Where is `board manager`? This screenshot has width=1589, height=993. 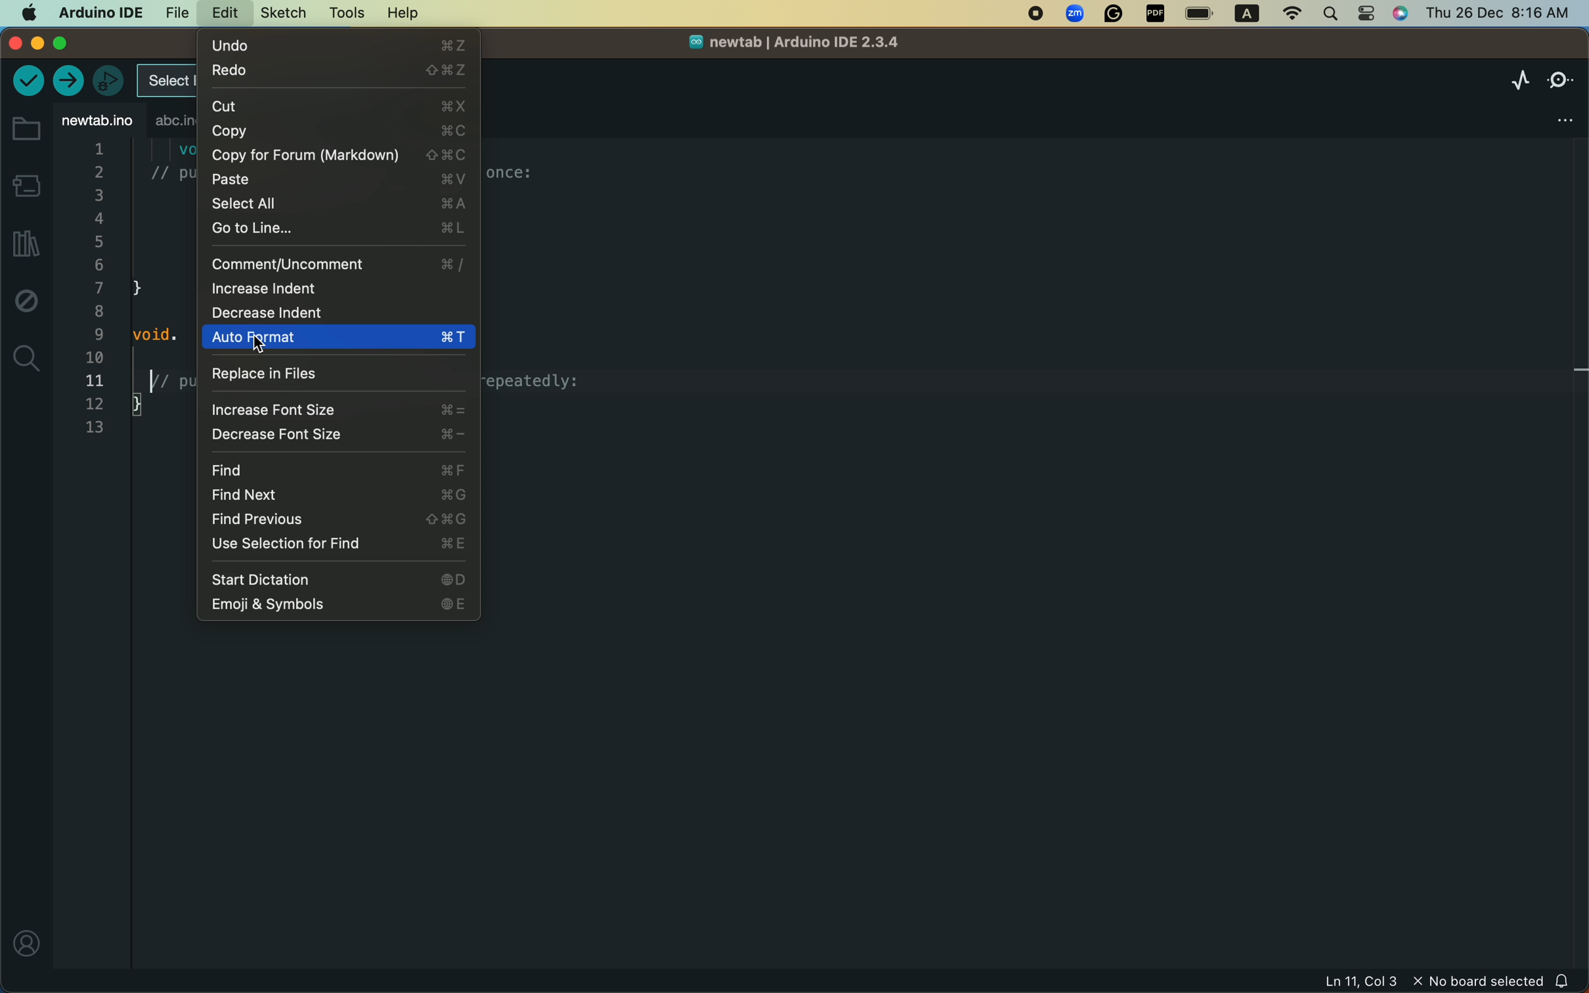
board manager is located at coordinates (26, 185).